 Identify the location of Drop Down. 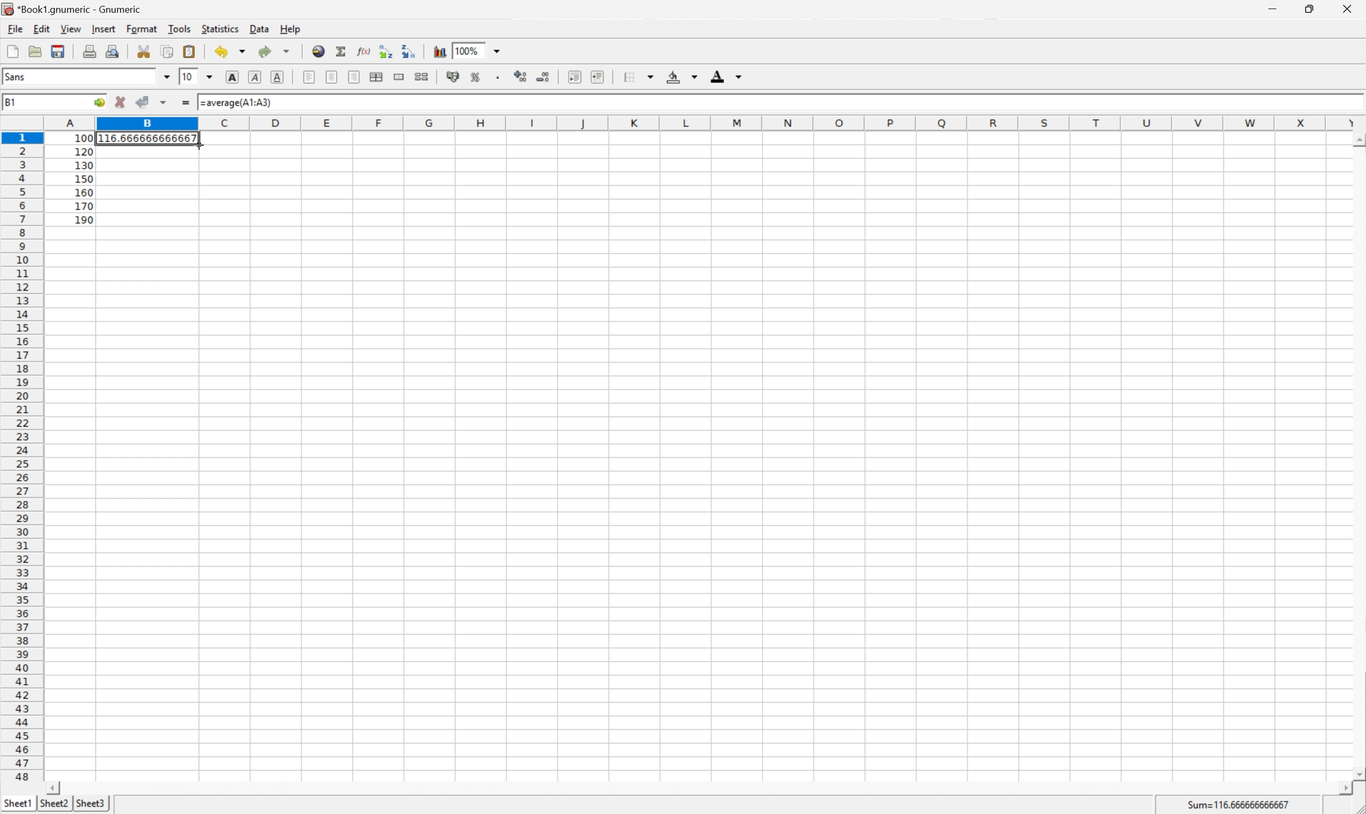
(495, 49).